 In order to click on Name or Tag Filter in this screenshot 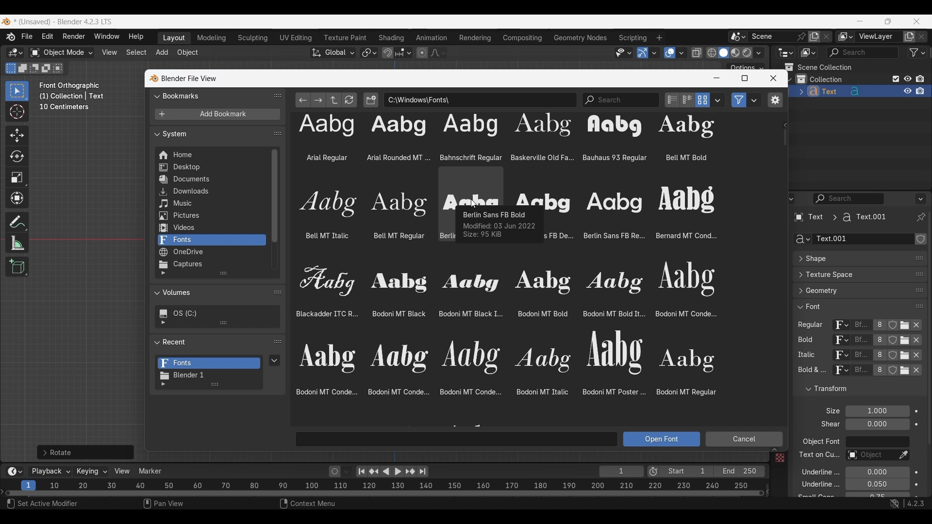, I will do `click(621, 100)`.